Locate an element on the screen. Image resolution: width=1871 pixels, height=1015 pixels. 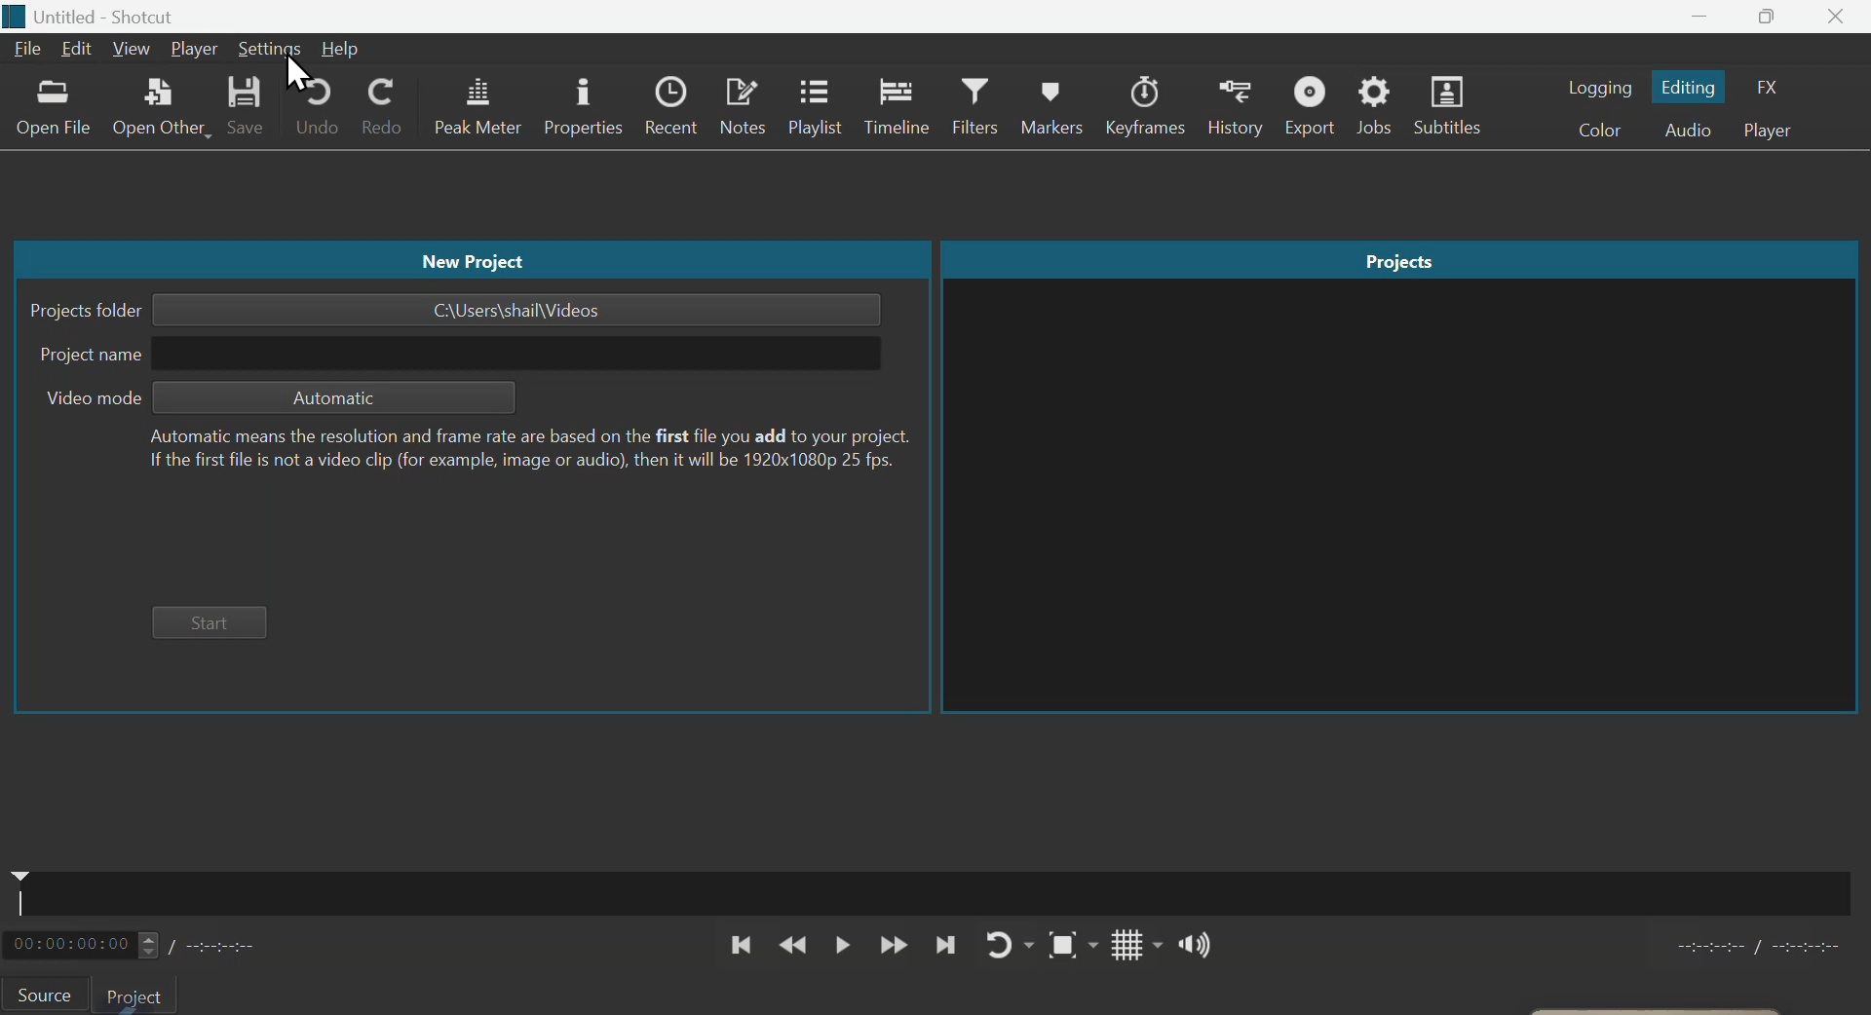
Untitled-Shortcut is located at coordinates (127, 15).